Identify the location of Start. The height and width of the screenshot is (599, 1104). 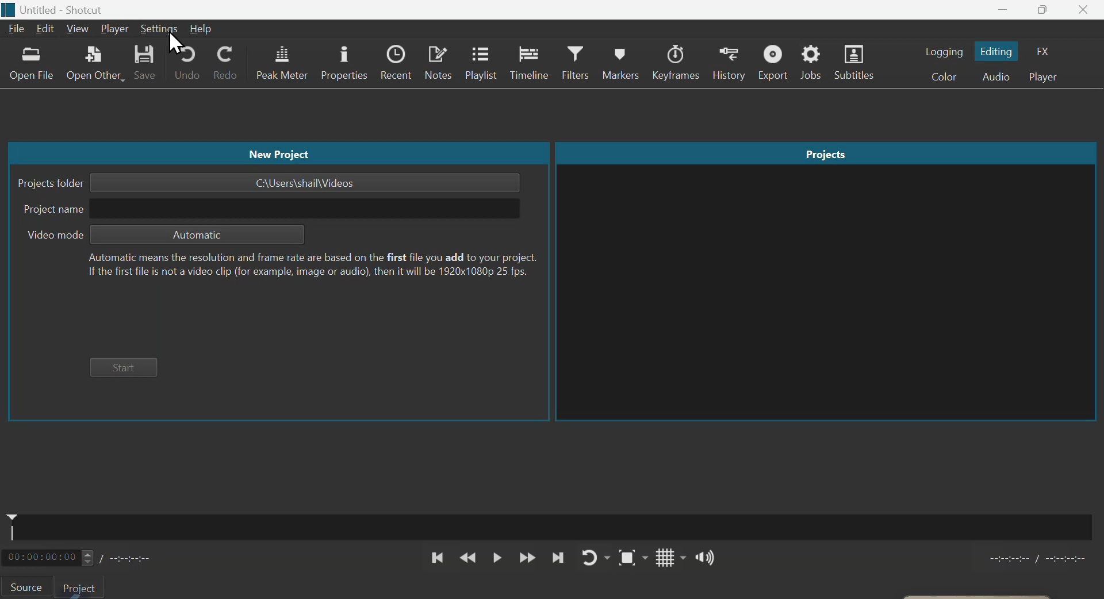
(126, 367).